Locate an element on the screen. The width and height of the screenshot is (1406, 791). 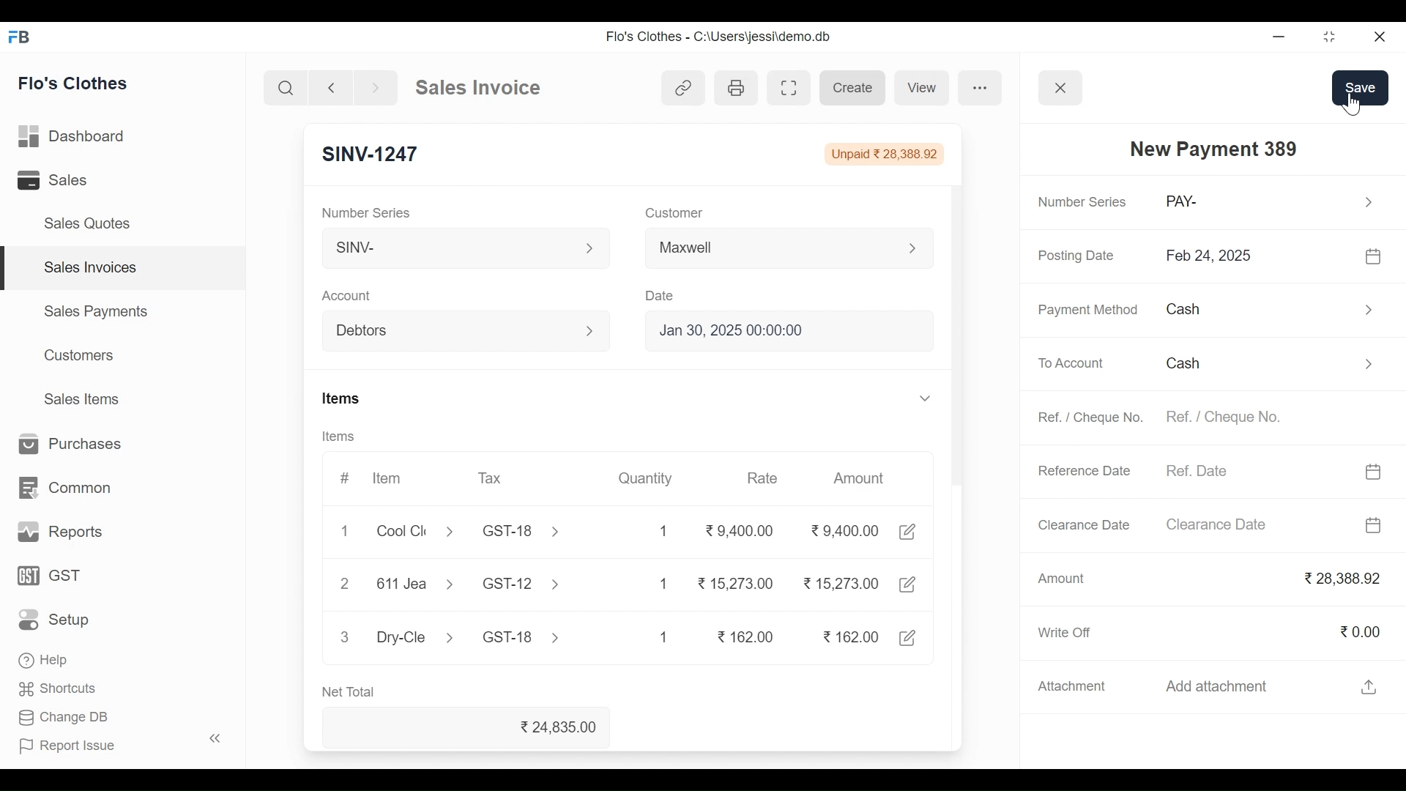
Unpaid 28,388.92 is located at coordinates (885, 155).